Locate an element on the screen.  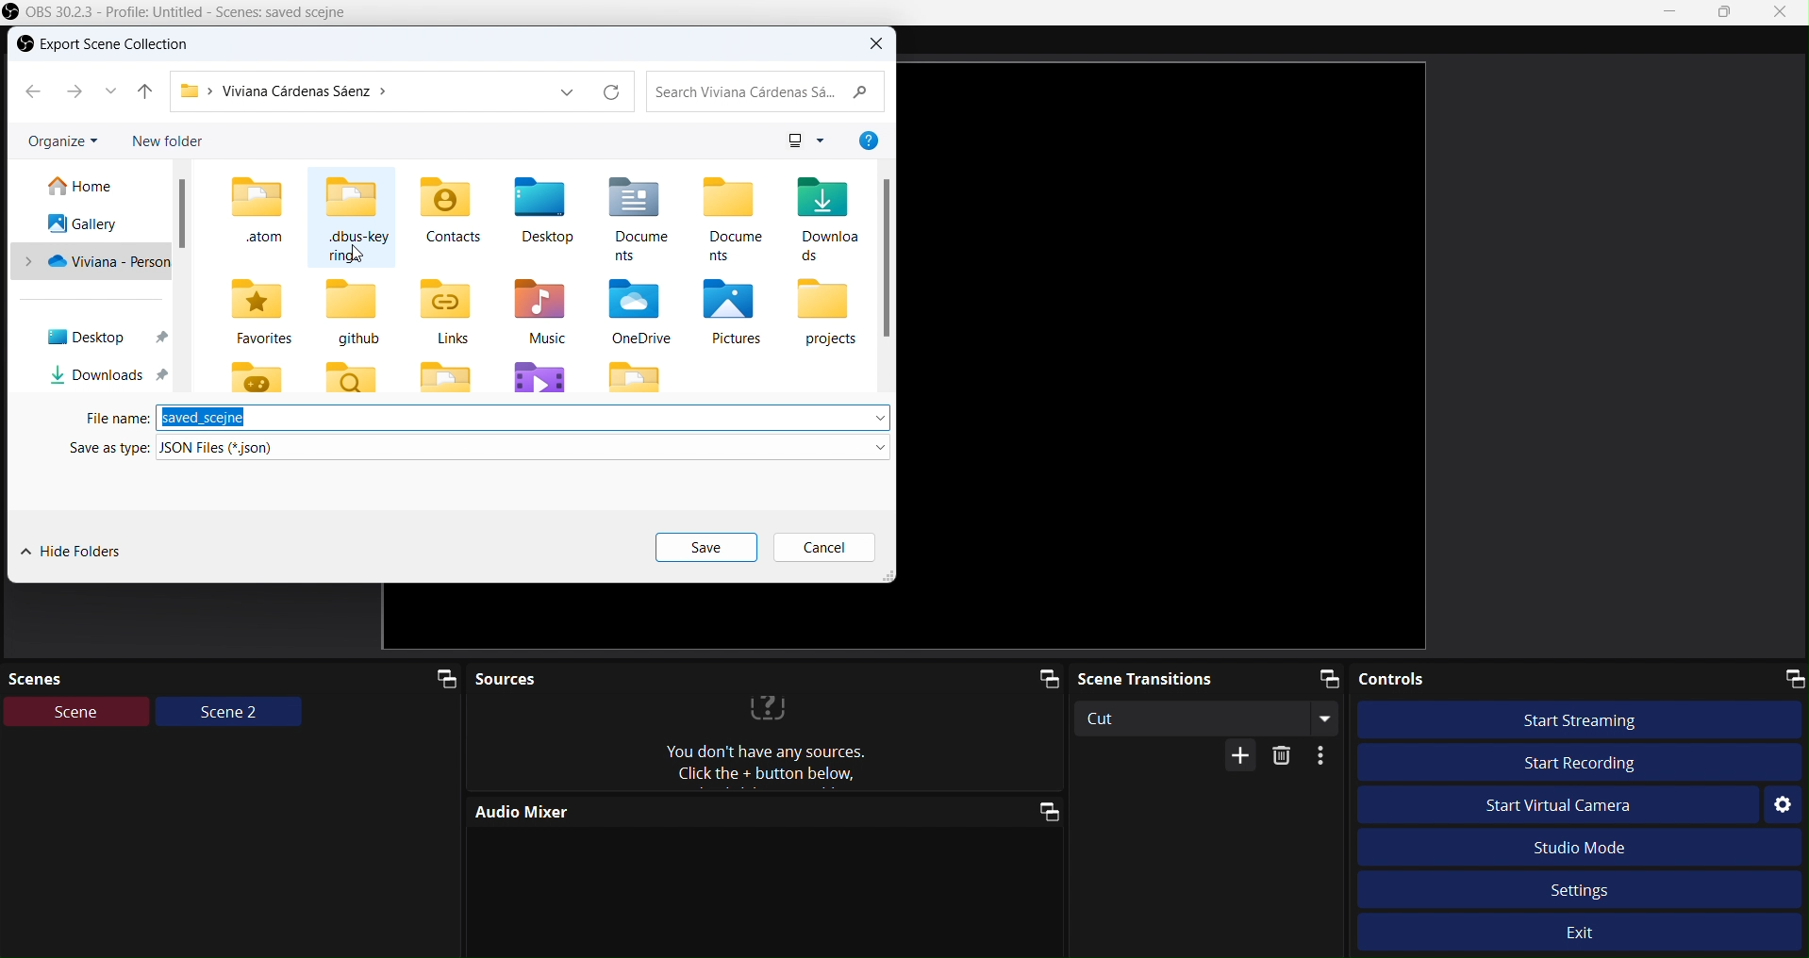
Favorites is located at coordinates (256, 313).